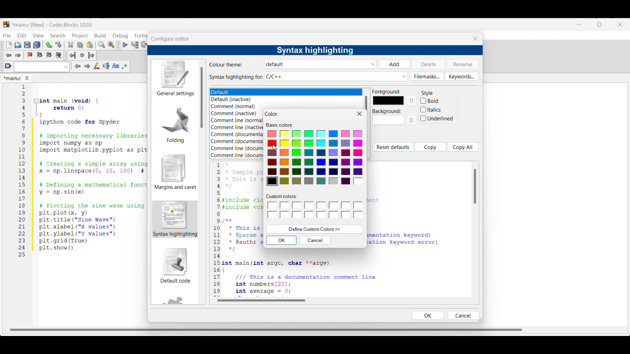 The height and width of the screenshot is (354, 630). I want to click on Comment (documentation, inactive), so click(236, 142).